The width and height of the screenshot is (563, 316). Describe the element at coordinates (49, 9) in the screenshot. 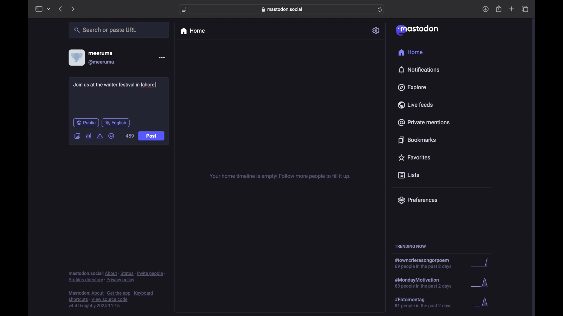

I see `tab group picker` at that location.